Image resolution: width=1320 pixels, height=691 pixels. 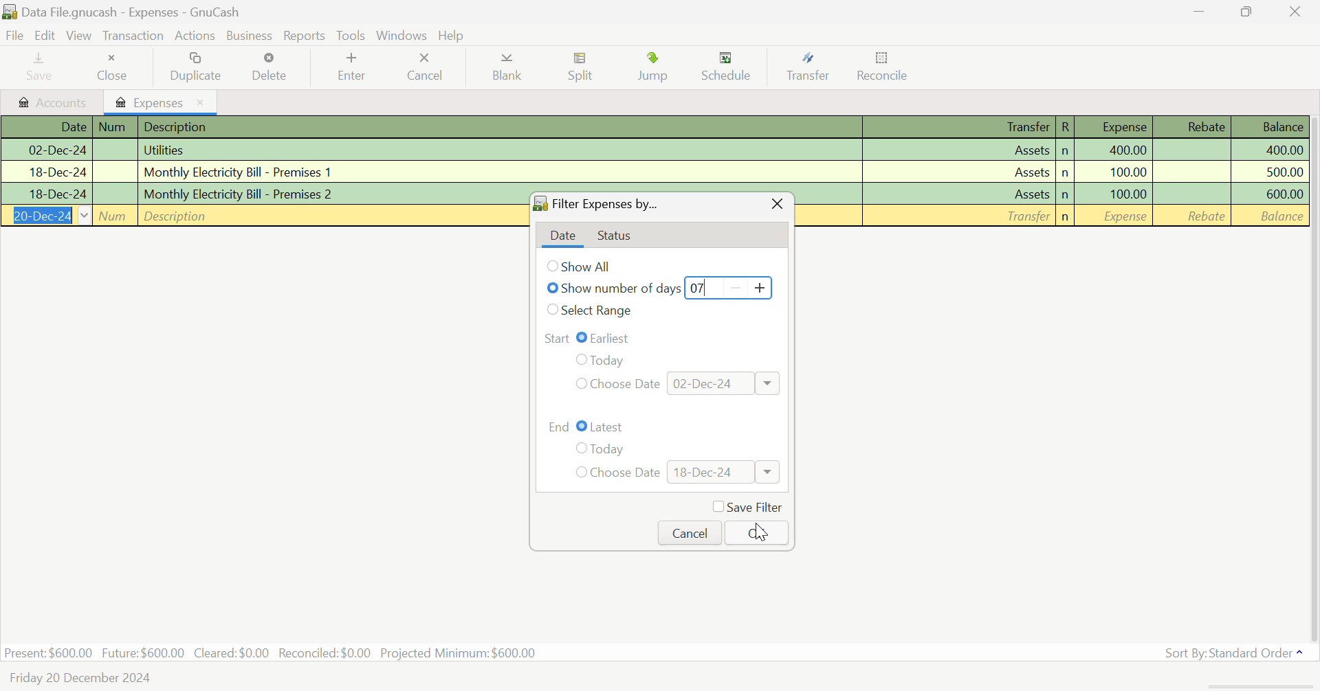 I want to click on Filter Expenses by..., so click(x=607, y=204).